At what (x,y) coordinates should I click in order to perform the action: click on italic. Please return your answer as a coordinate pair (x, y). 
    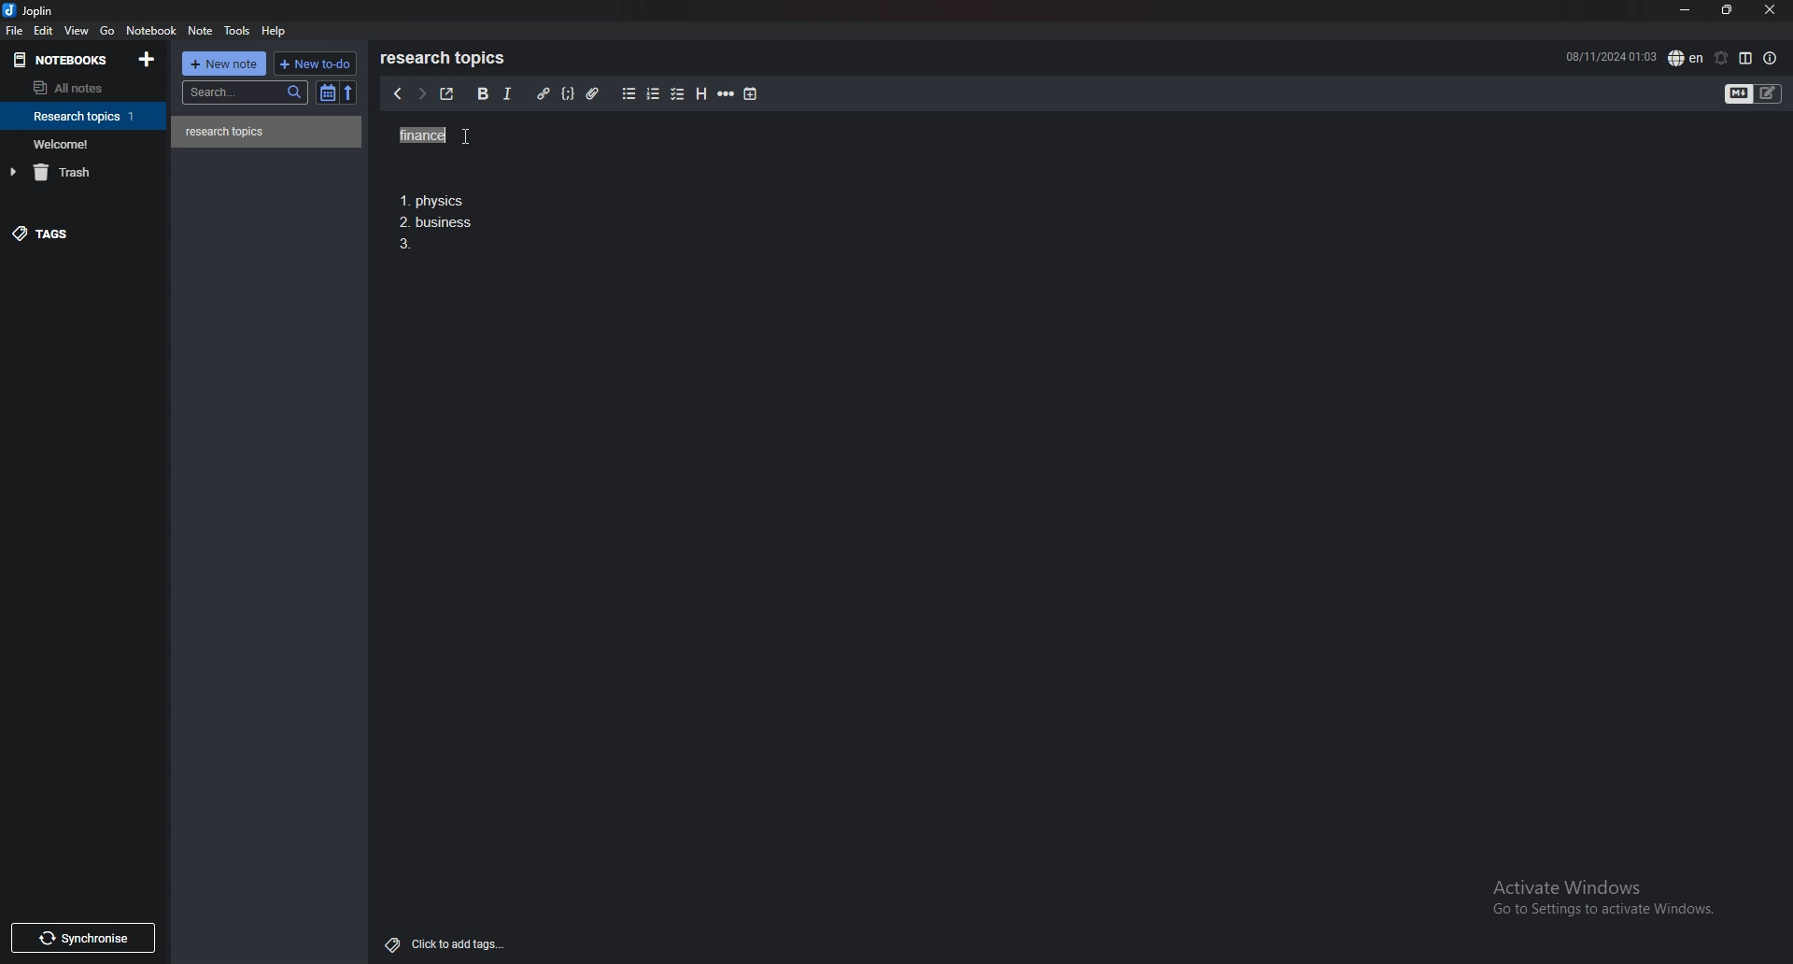
    Looking at the image, I should click on (507, 93).